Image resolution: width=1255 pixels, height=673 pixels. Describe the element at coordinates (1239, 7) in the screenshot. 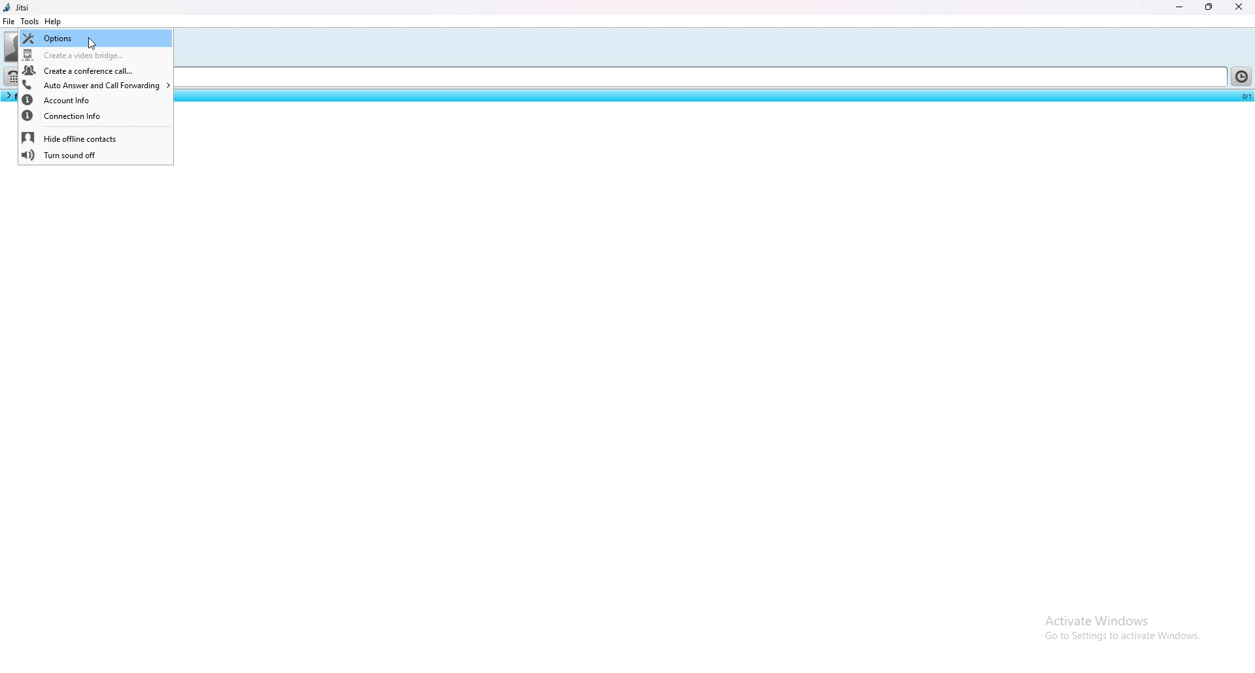

I see `close` at that location.